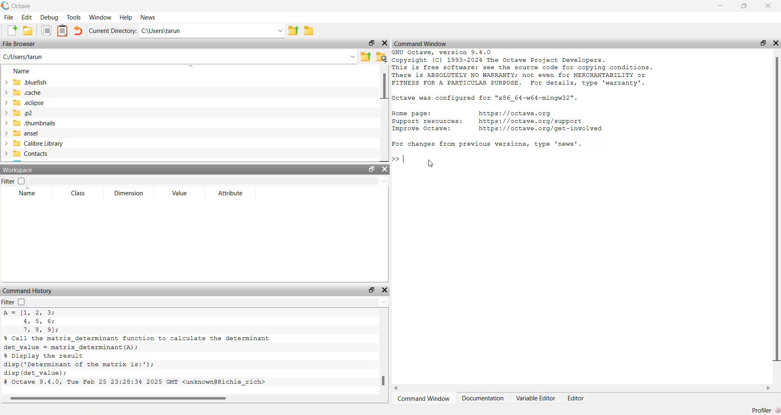  Describe the element at coordinates (74, 17) in the screenshot. I see `Tools` at that location.